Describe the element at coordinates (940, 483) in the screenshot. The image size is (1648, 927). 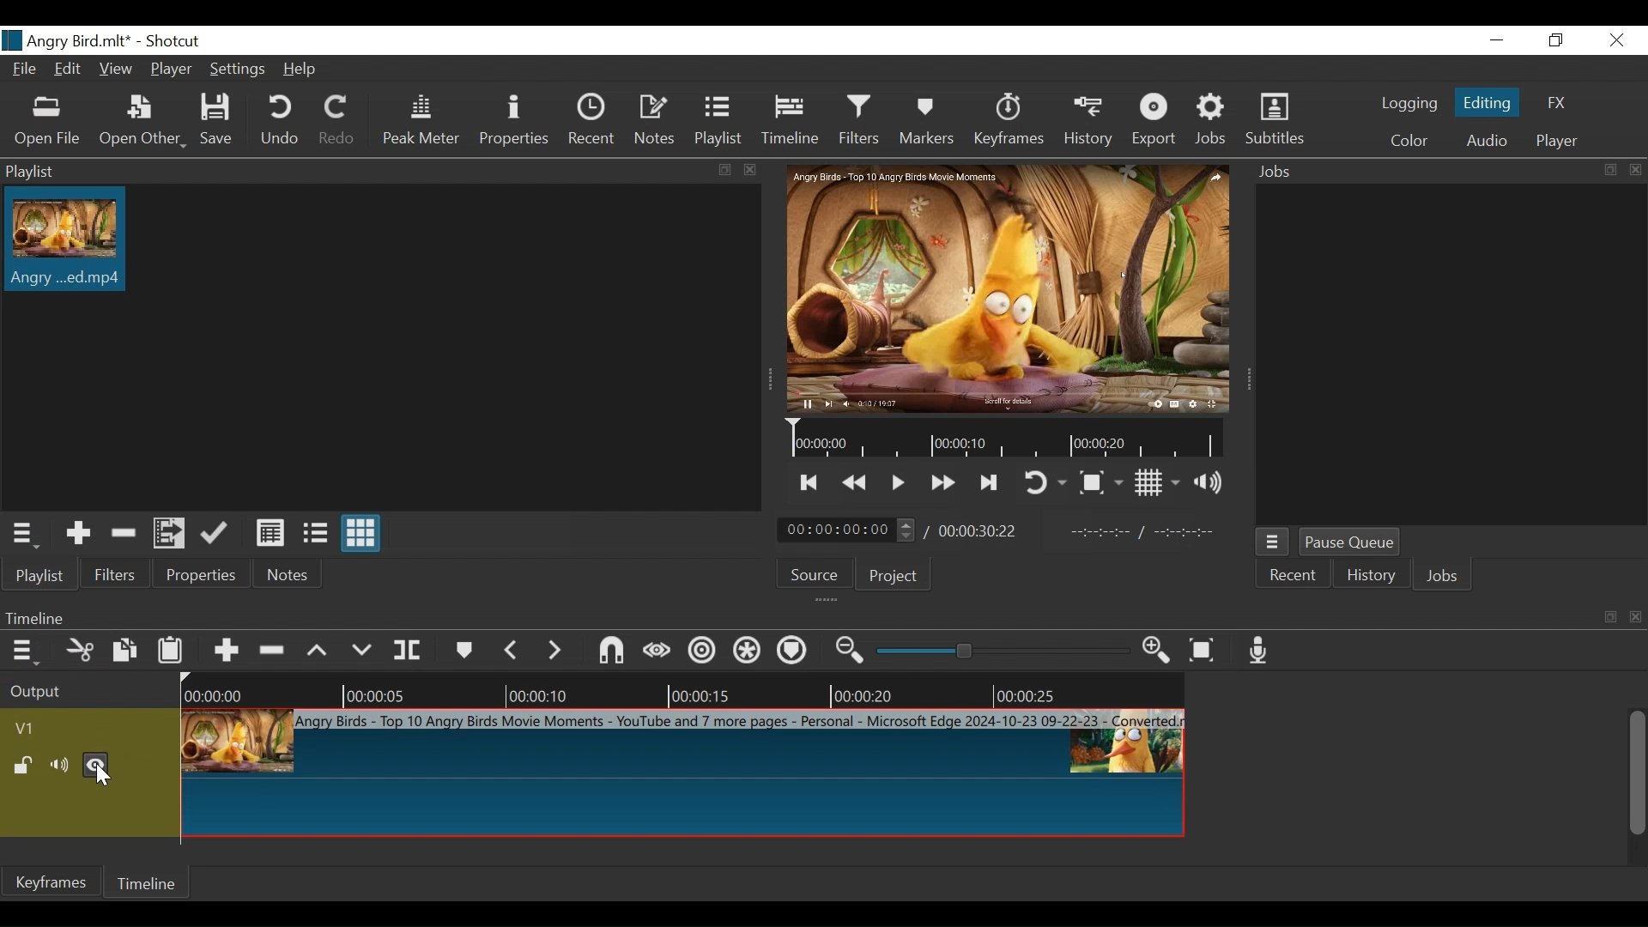
I see `Play quickly forward` at that location.